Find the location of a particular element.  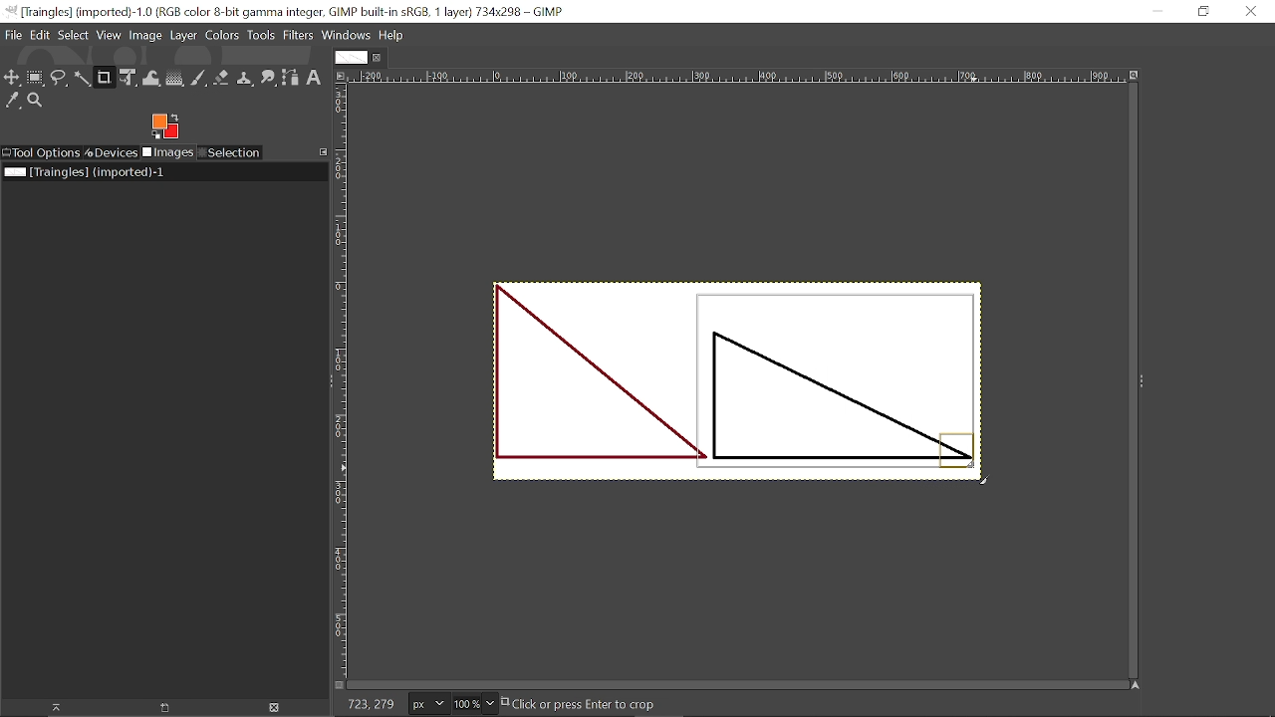

Unified transform tool is located at coordinates (129, 78).